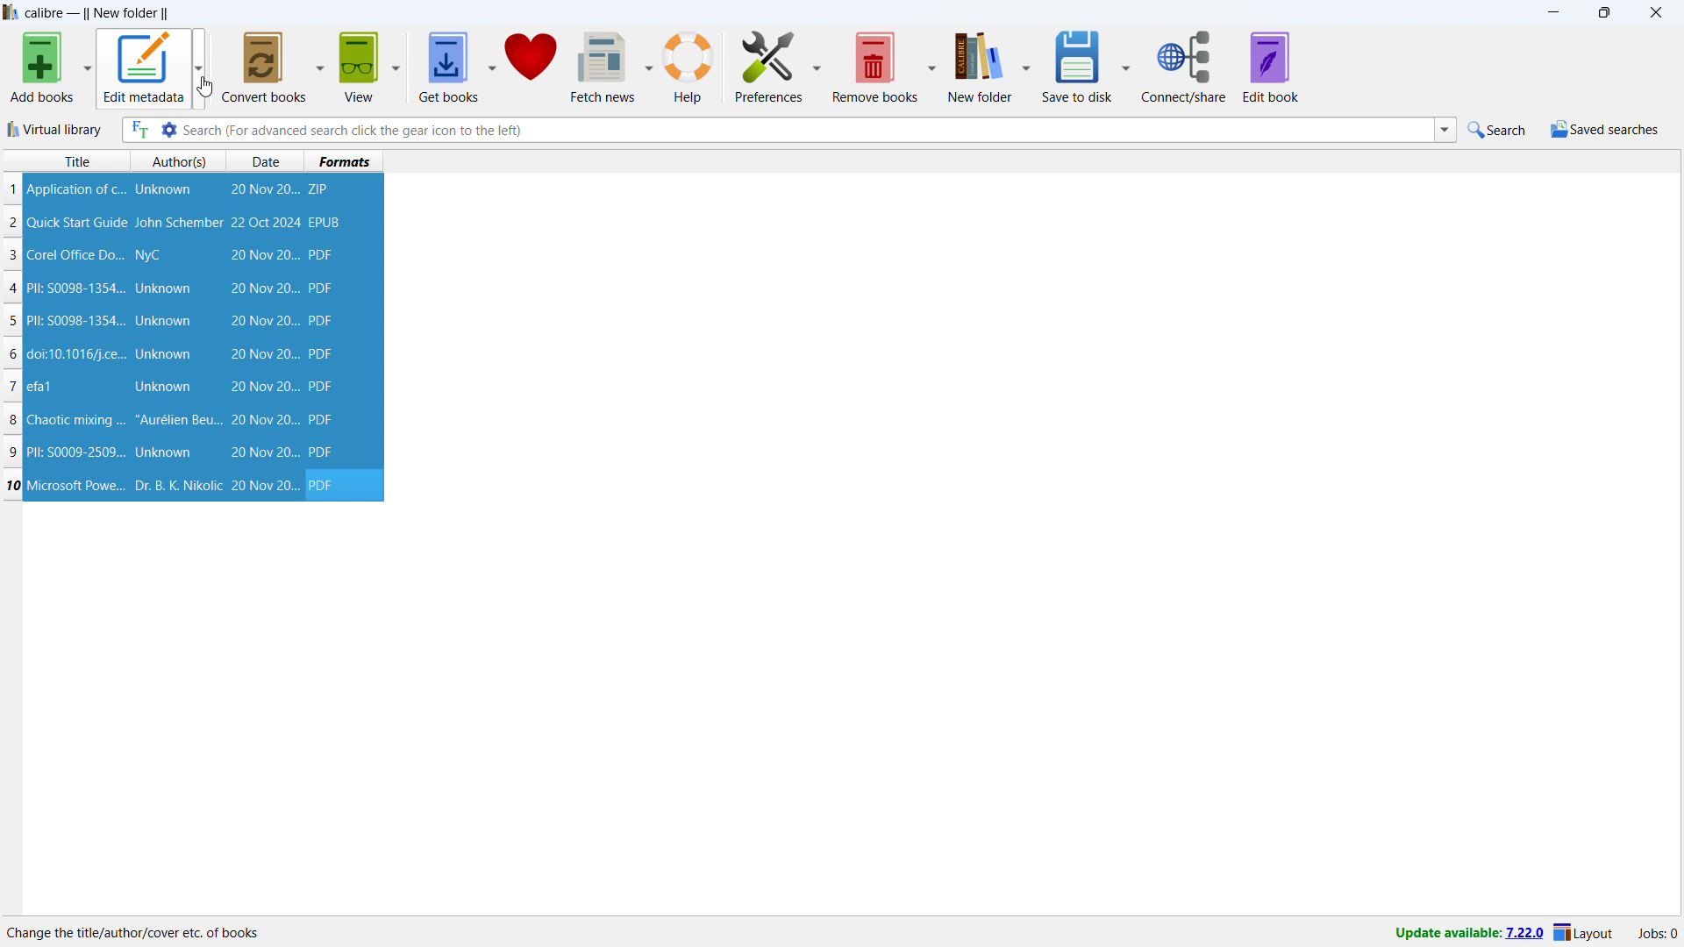 Image resolution: width=1684 pixels, height=947 pixels. Describe the element at coordinates (262, 420) in the screenshot. I see `20 Nov 20...` at that location.